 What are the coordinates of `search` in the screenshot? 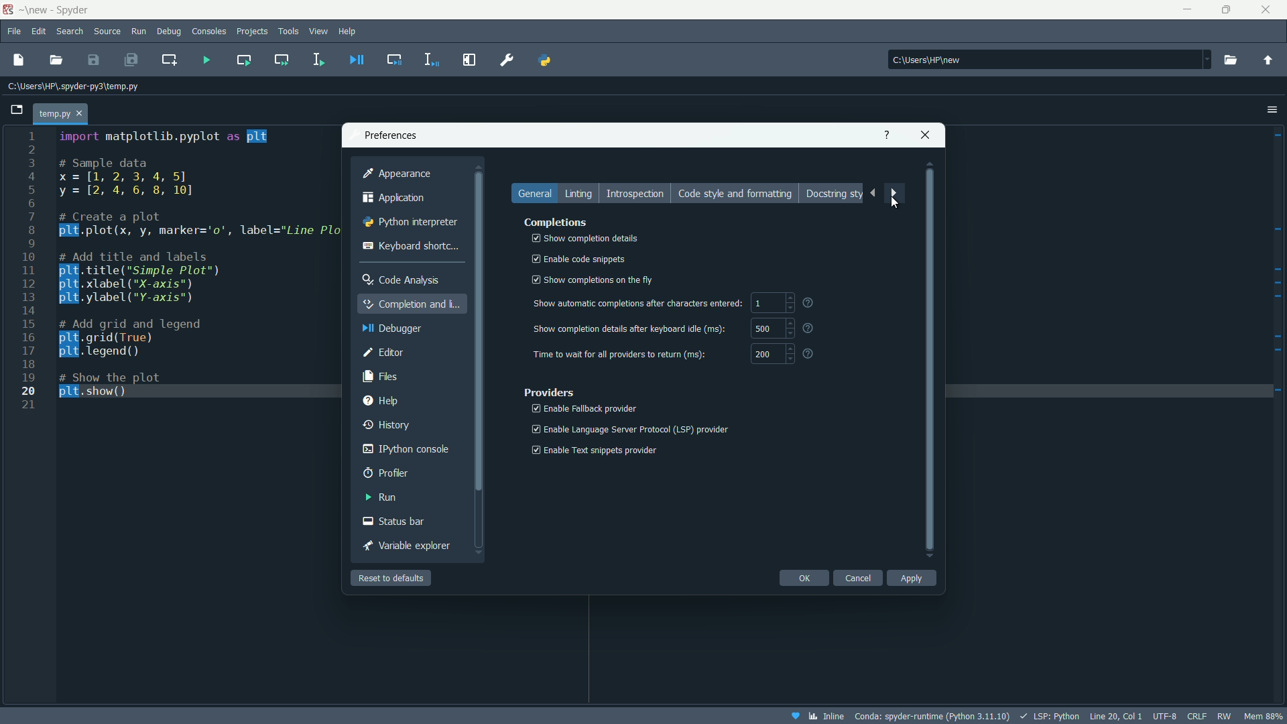 It's located at (70, 32).